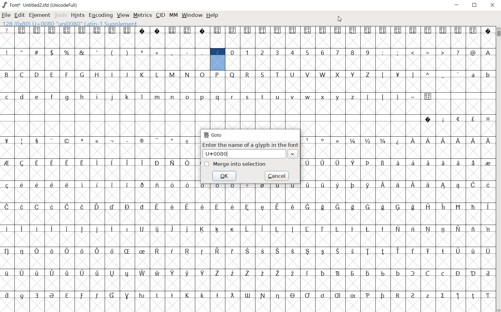  What do you see at coordinates (112, 97) in the screenshot?
I see `glyph` at bounding box center [112, 97].